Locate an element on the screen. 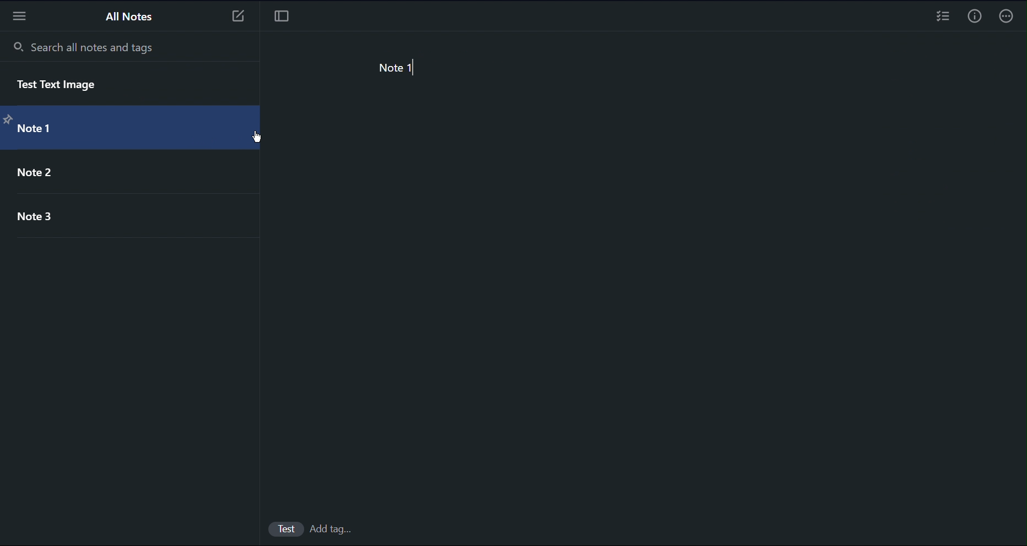 This screenshot has width=1027, height=546. Test Text Image is located at coordinates (75, 85).